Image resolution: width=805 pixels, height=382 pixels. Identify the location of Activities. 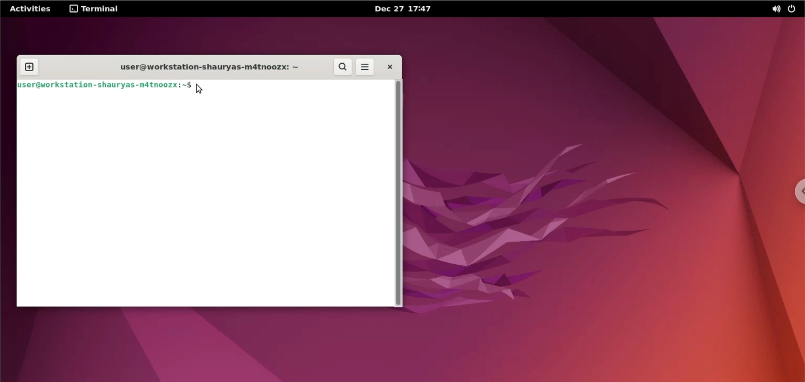
(30, 8).